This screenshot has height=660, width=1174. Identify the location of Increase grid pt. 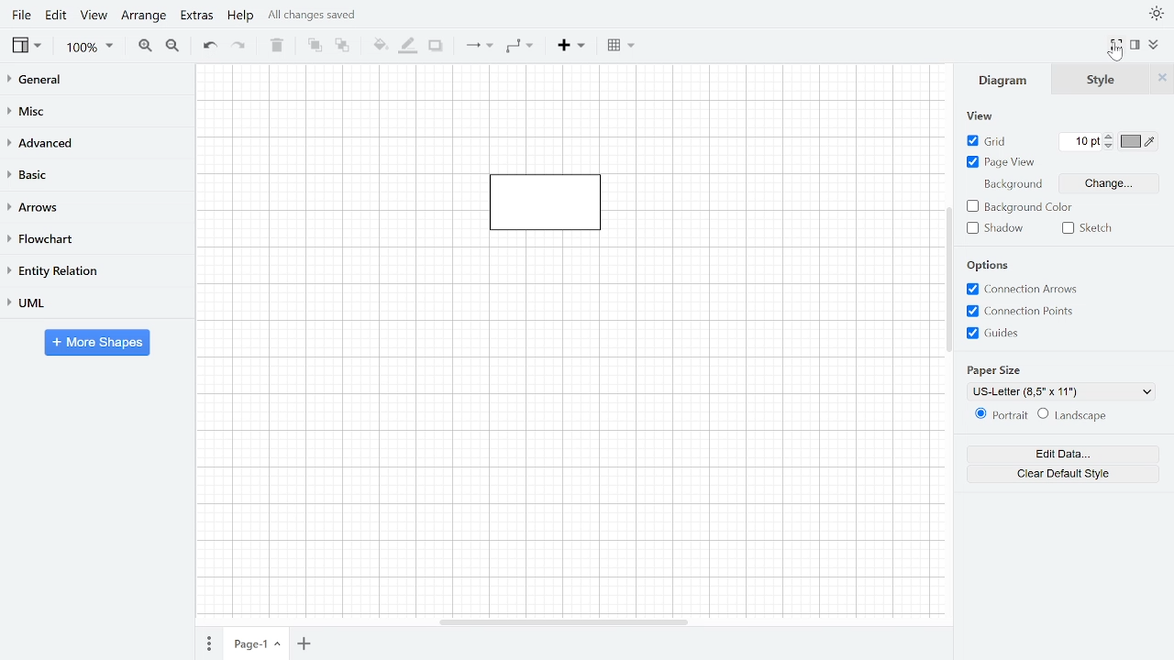
(1111, 136).